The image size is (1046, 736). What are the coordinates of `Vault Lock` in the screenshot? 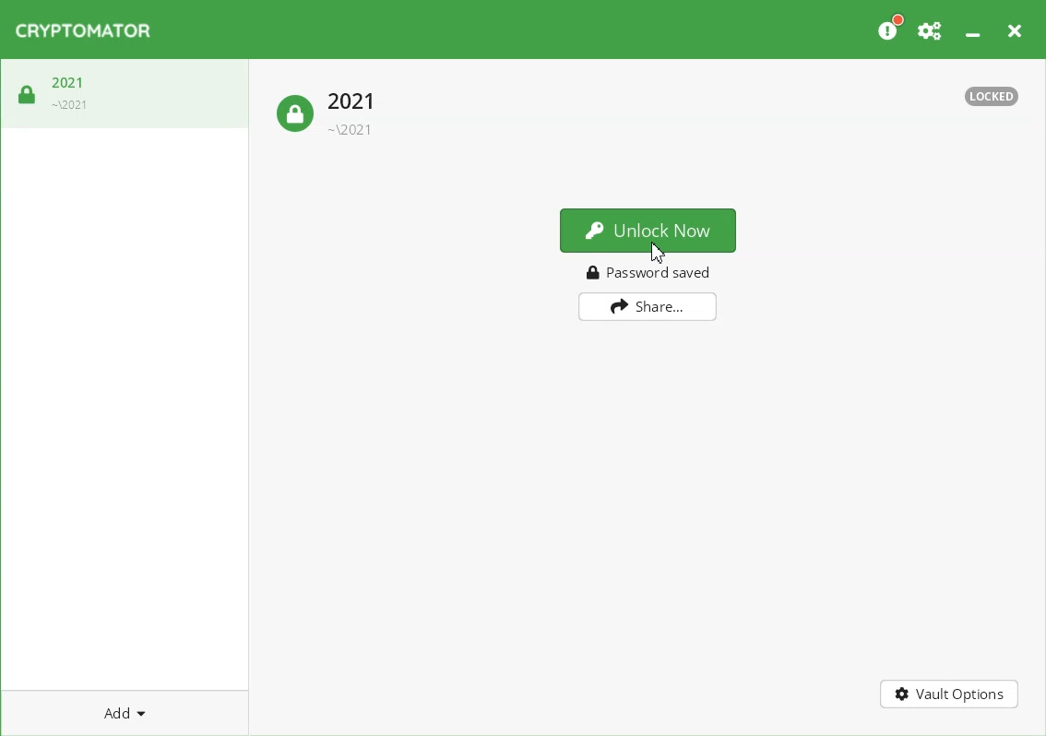 It's located at (124, 94).